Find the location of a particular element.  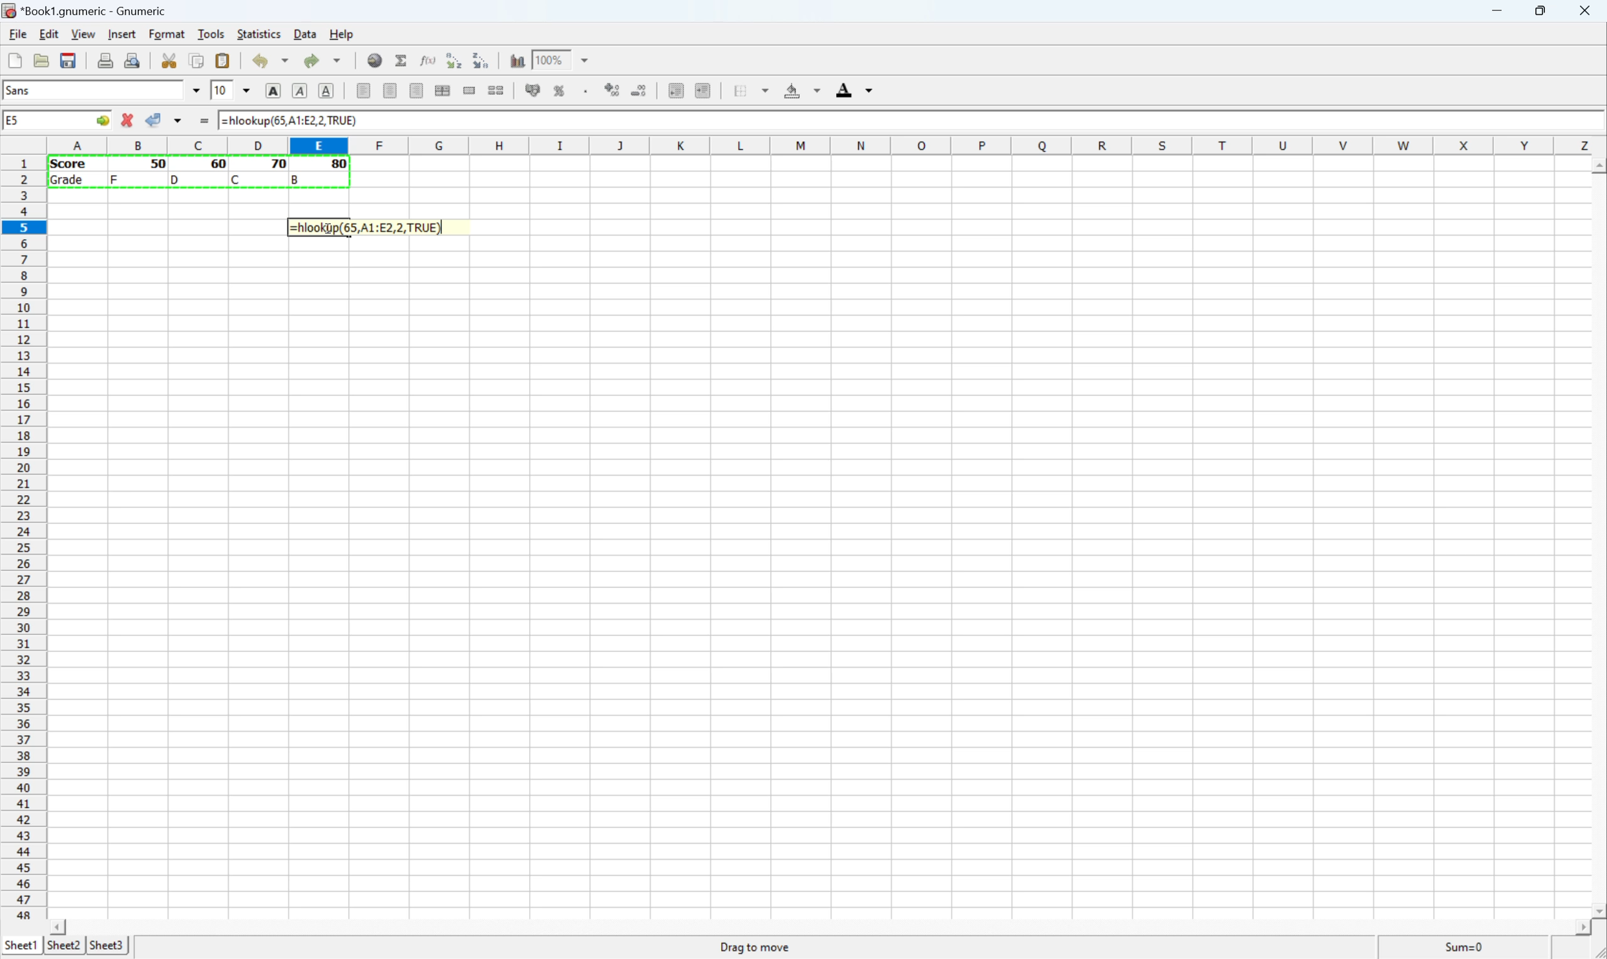

F is located at coordinates (116, 178).